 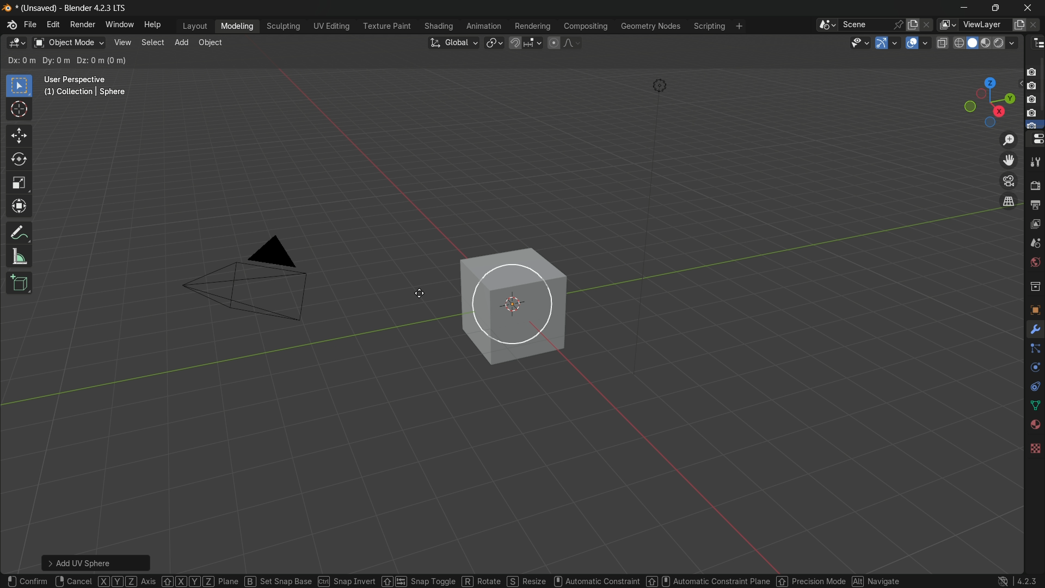 I want to click on Axis, so click(x=128, y=581).